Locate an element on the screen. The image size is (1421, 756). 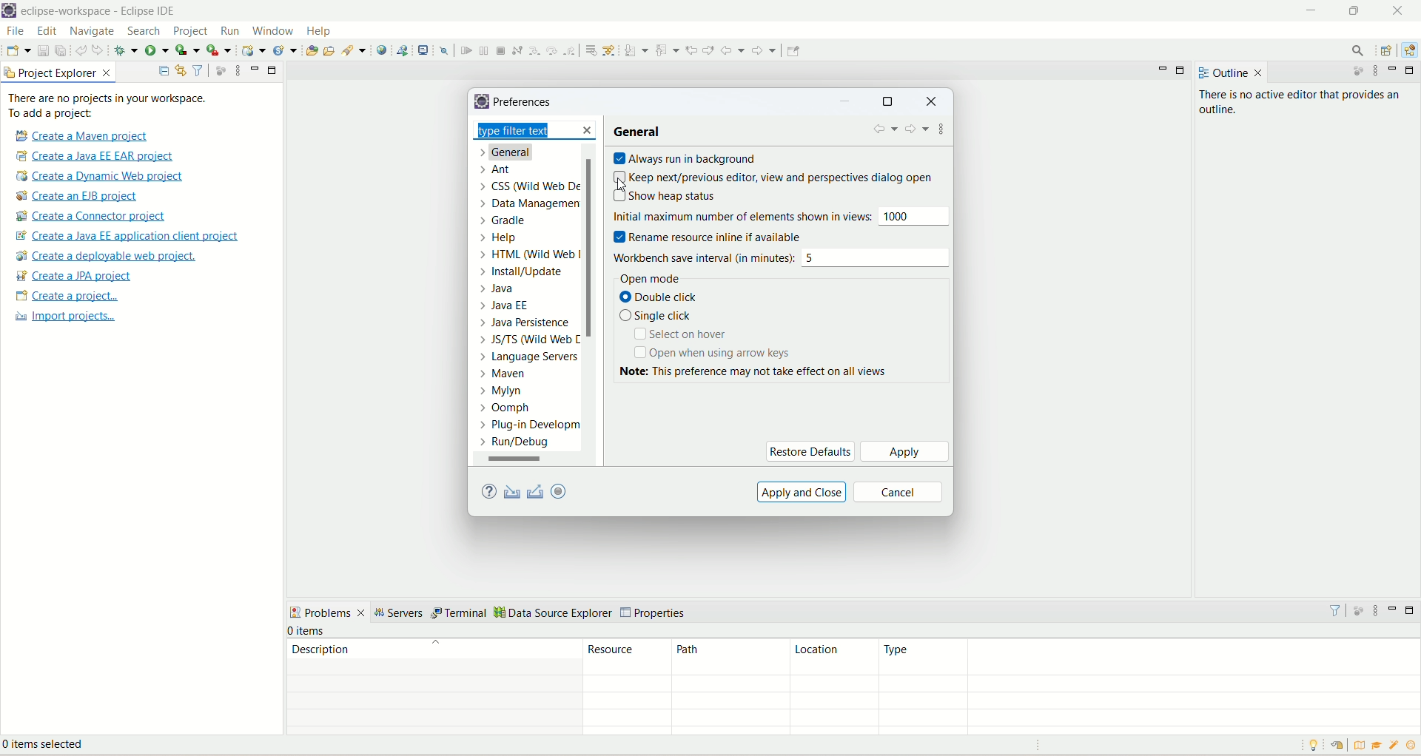
0 items is located at coordinates (308, 631).